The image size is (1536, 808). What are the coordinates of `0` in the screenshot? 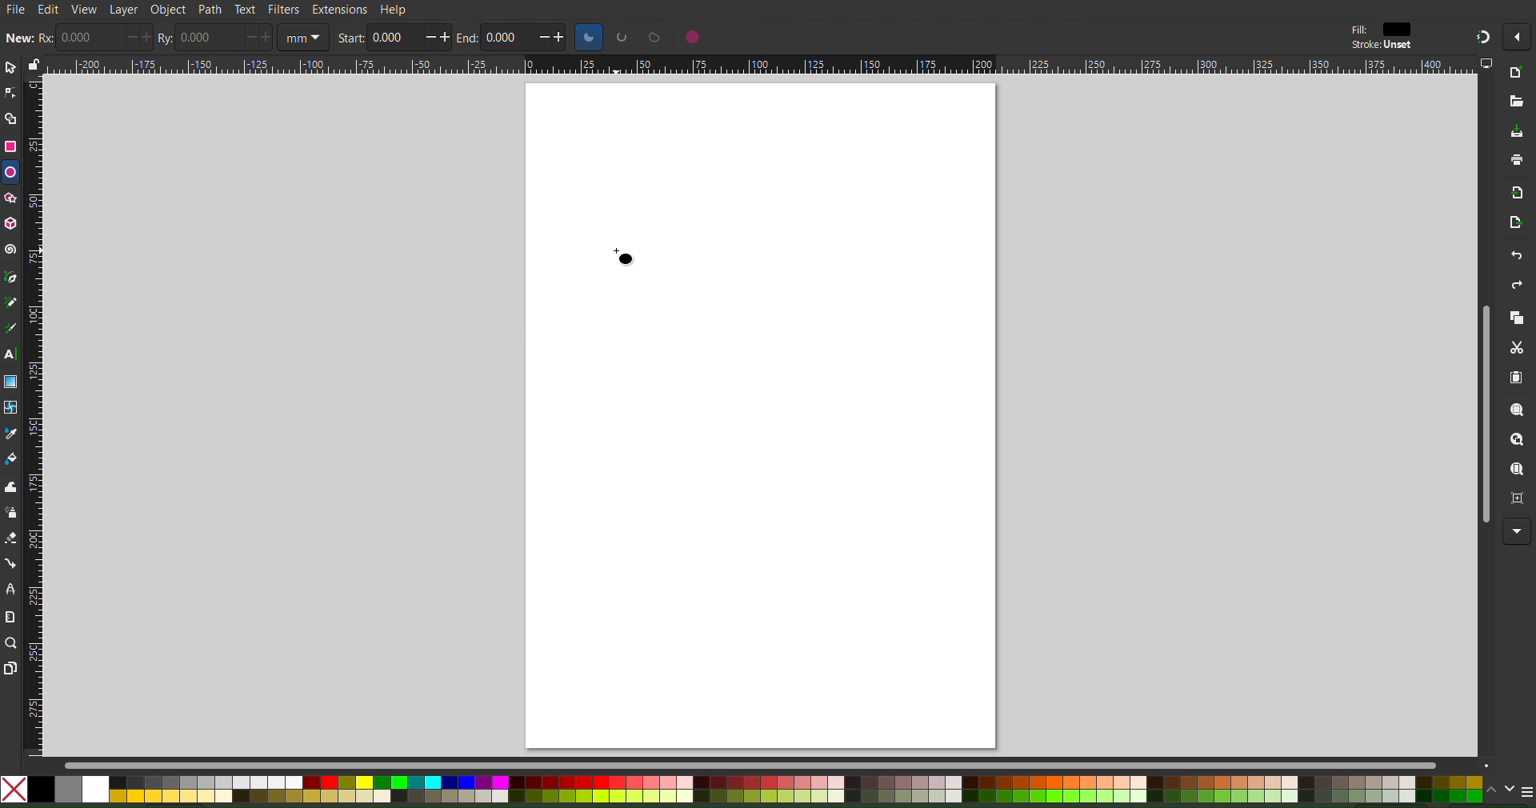 It's located at (507, 38).